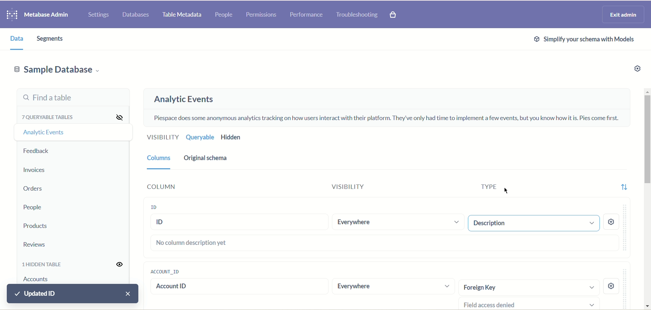 This screenshot has width=651, height=310. What do you see at coordinates (508, 191) in the screenshot?
I see `cursor` at bounding box center [508, 191].